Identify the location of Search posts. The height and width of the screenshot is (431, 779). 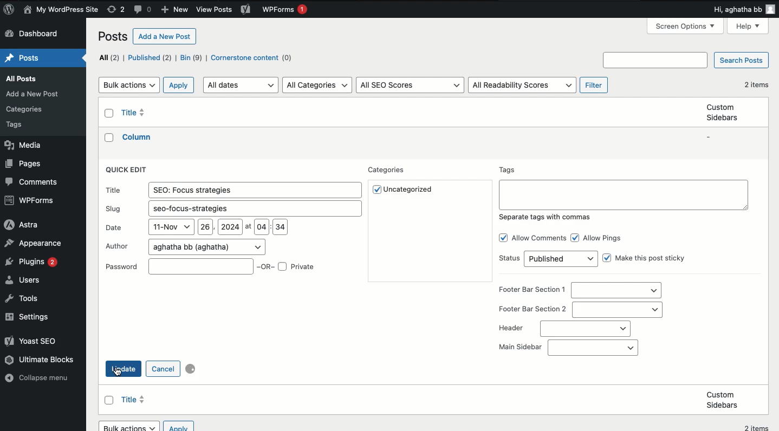
(740, 61).